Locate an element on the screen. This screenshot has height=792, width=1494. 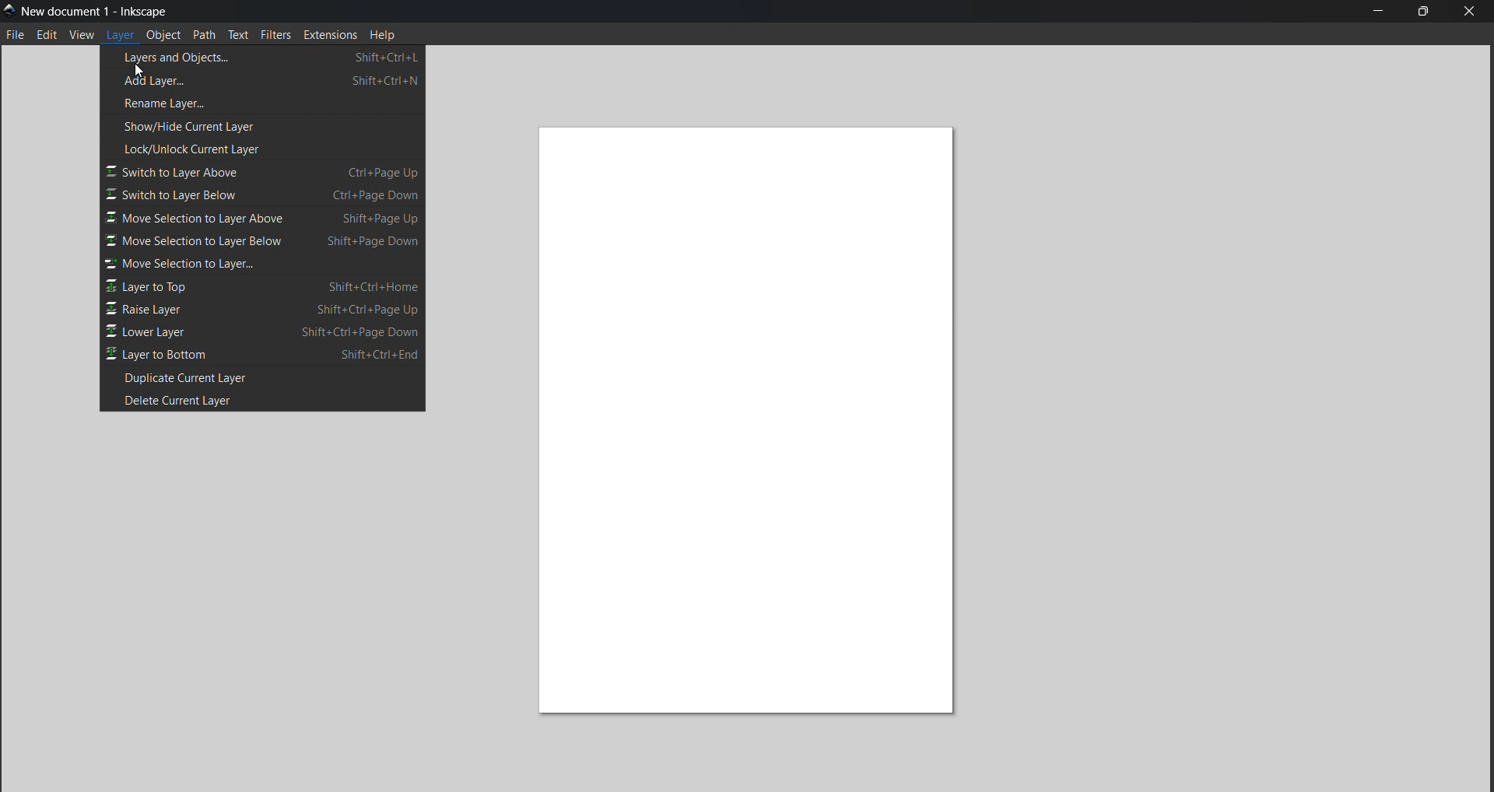
switch to layer above is located at coordinates (262, 172).